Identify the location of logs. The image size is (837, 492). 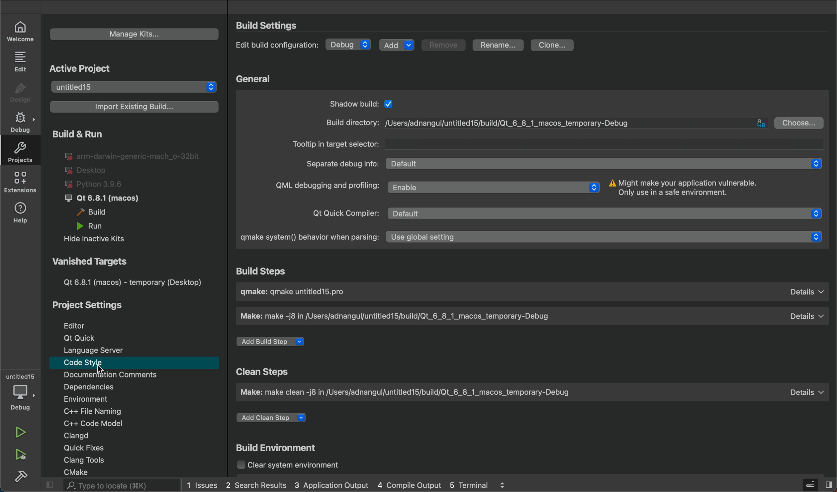
(350, 485).